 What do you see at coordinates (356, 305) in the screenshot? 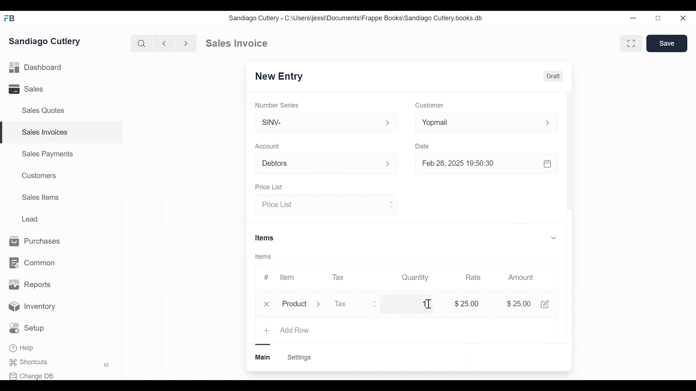
I see `Tax ` at bounding box center [356, 305].